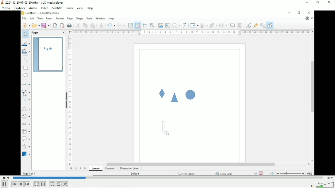 This screenshot has width=335, height=188. What do you see at coordinates (70, 8) in the screenshot?
I see `Tools` at bounding box center [70, 8].